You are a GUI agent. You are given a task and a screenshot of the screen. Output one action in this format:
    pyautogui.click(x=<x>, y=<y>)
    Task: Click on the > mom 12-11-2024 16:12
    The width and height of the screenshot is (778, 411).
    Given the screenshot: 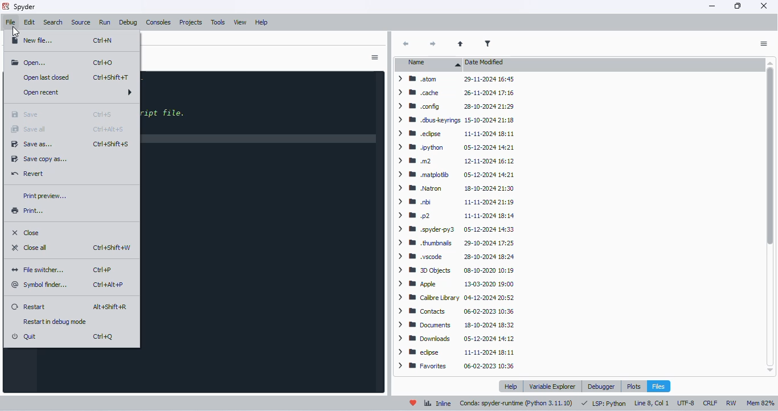 What is the action you would take?
    pyautogui.click(x=454, y=160)
    